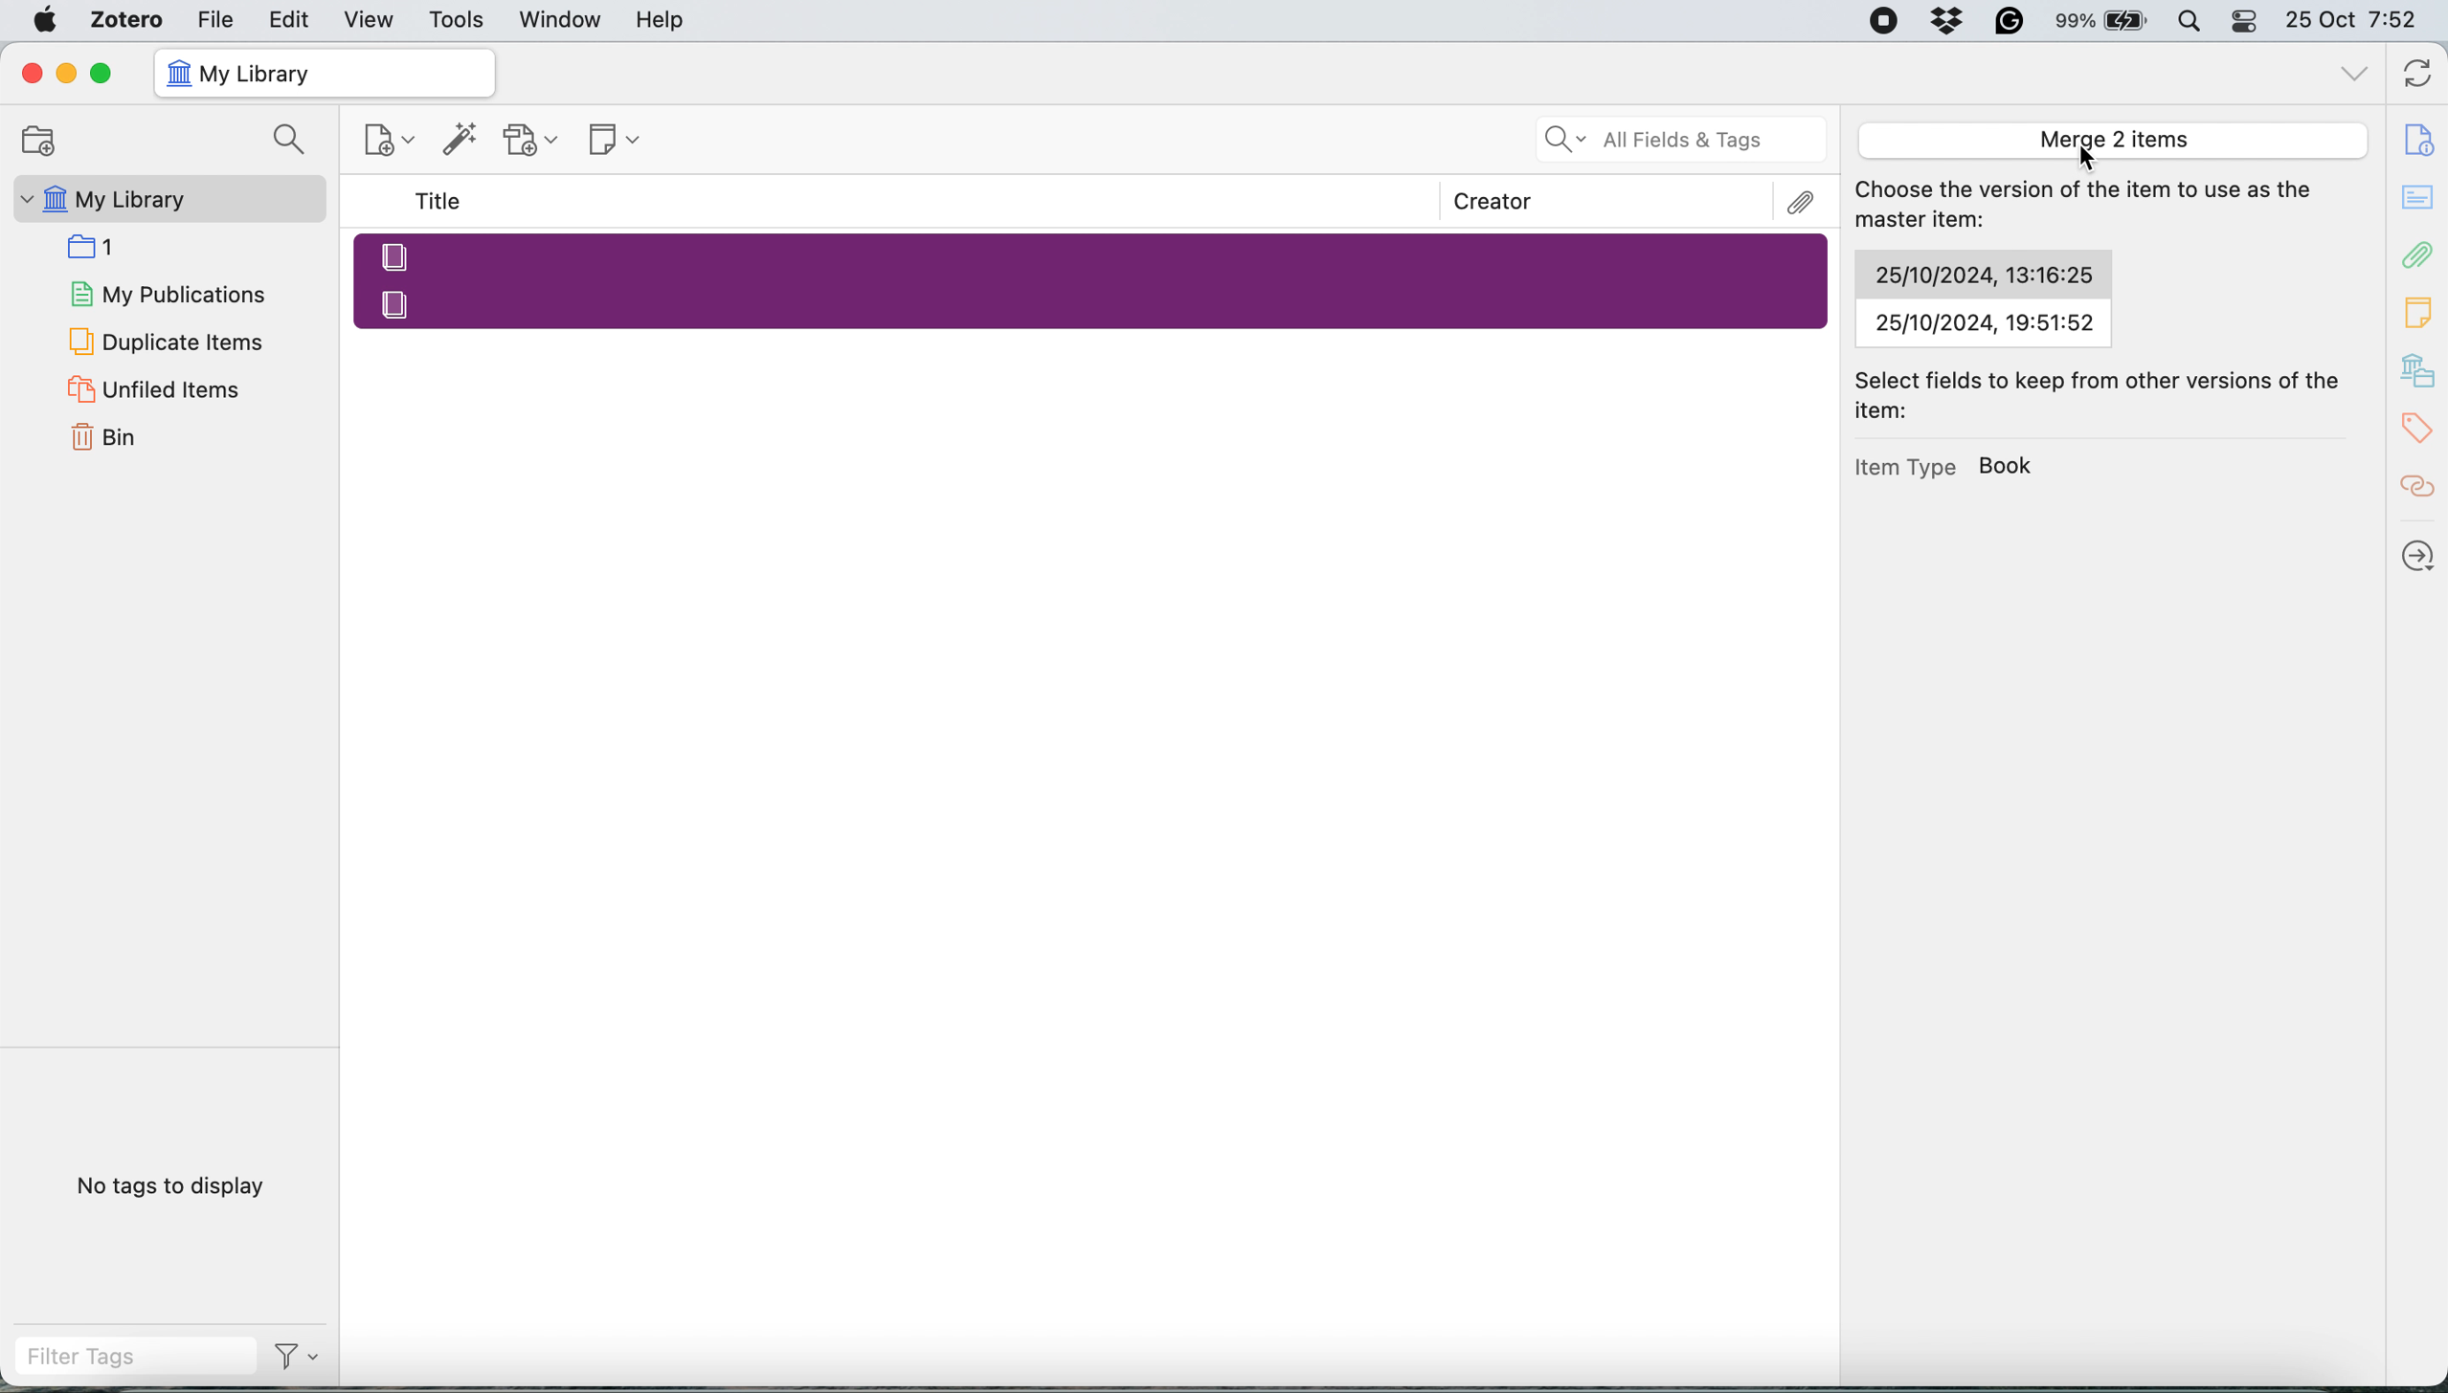 This screenshot has height=1393, width=2448. What do you see at coordinates (64, 74) in the screenshot?
I see `Minimize` at bounding box center [64, 74].